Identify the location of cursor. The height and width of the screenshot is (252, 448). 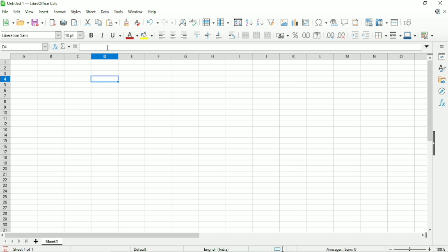
(107, 48).